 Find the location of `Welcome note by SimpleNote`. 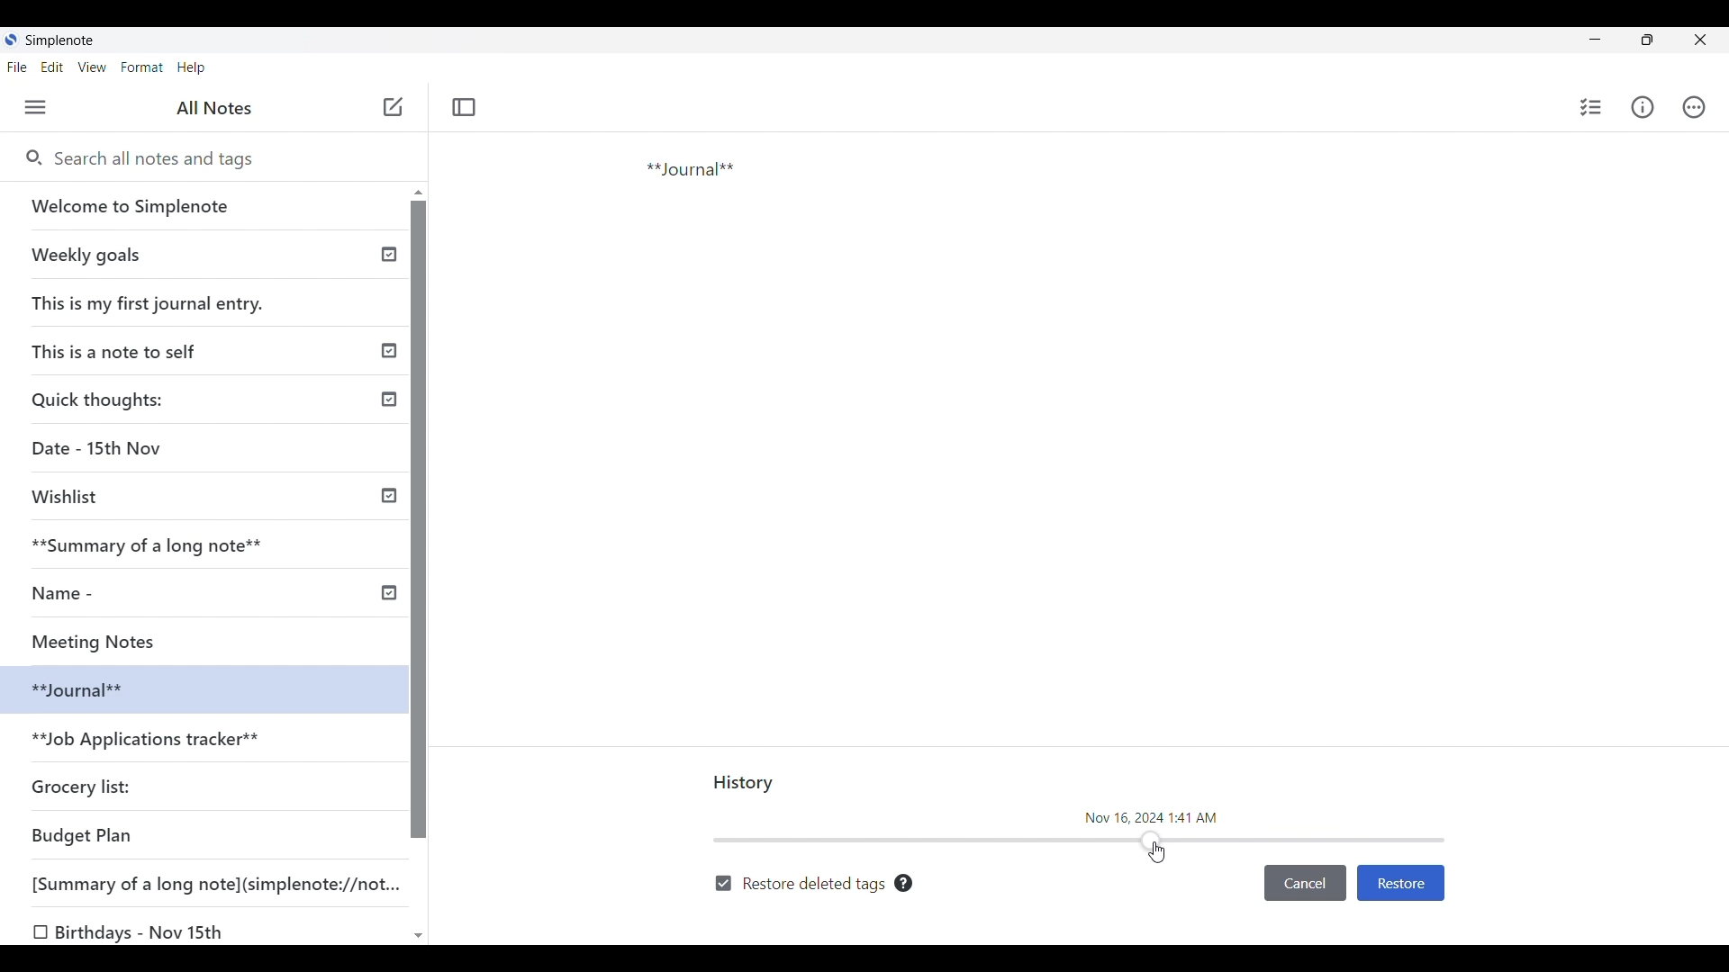

Welcome note by SimpleNote is located at coordinates (205, 205).